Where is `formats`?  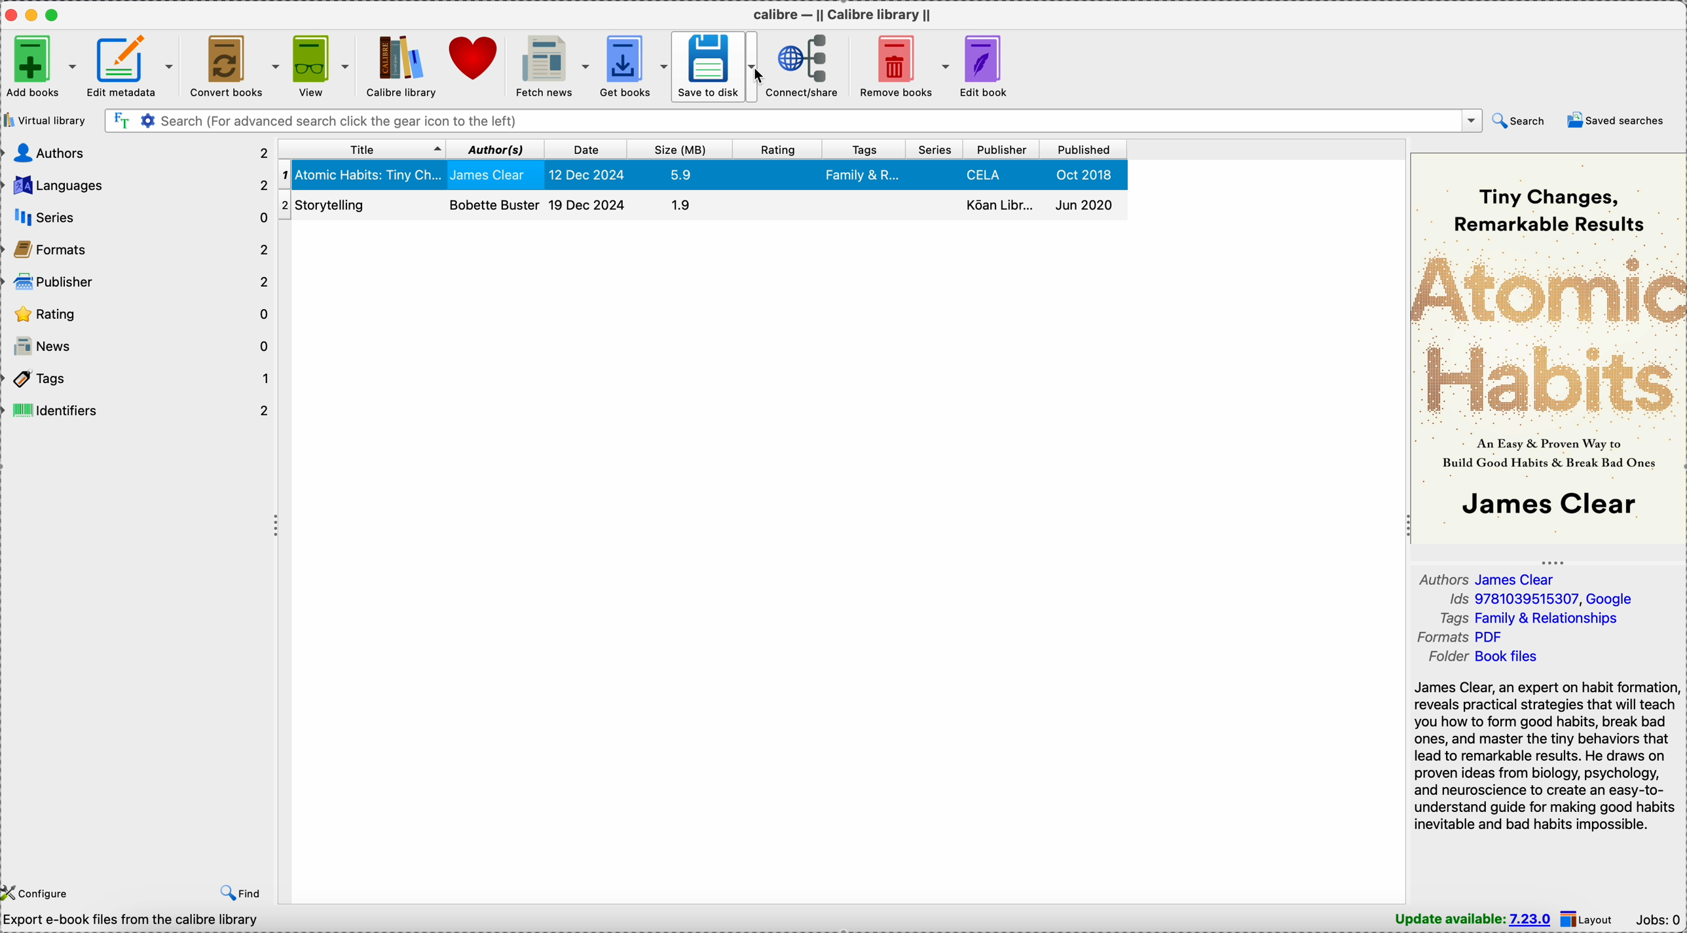 formats is located at coordinates (140, 252).